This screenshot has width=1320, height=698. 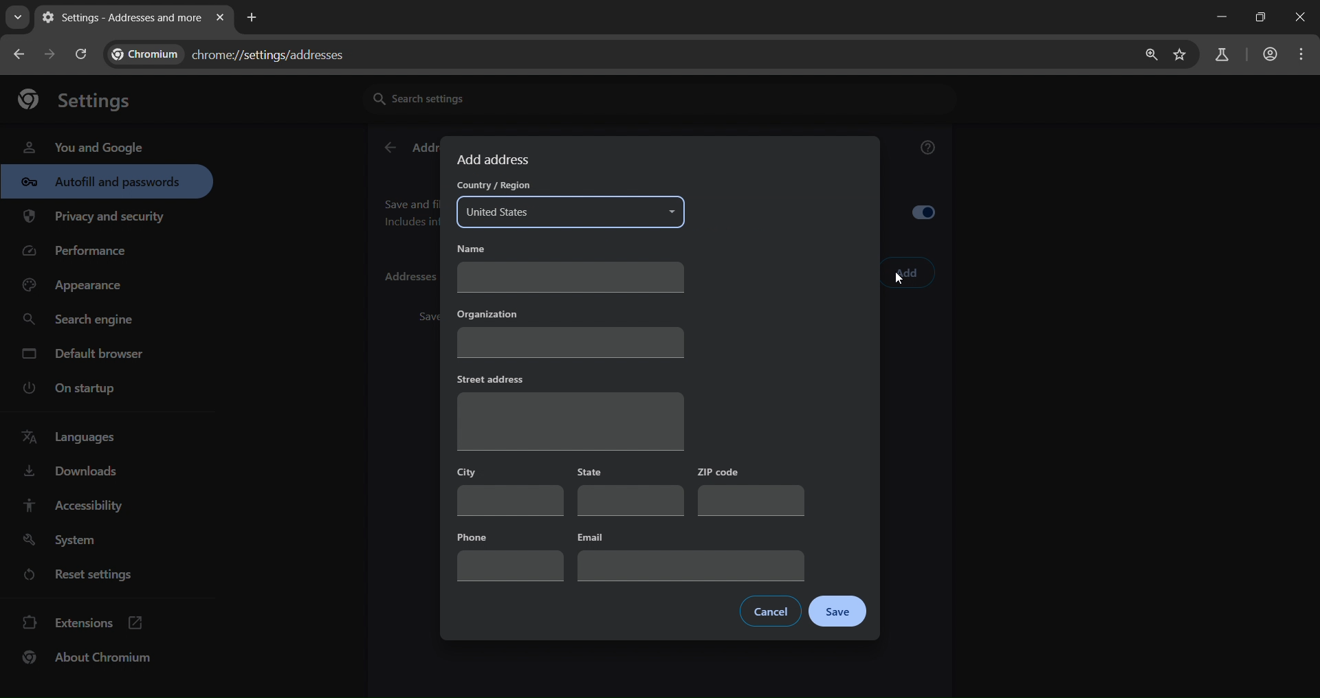 I want to click on menu, so click(x=1305, y=54).